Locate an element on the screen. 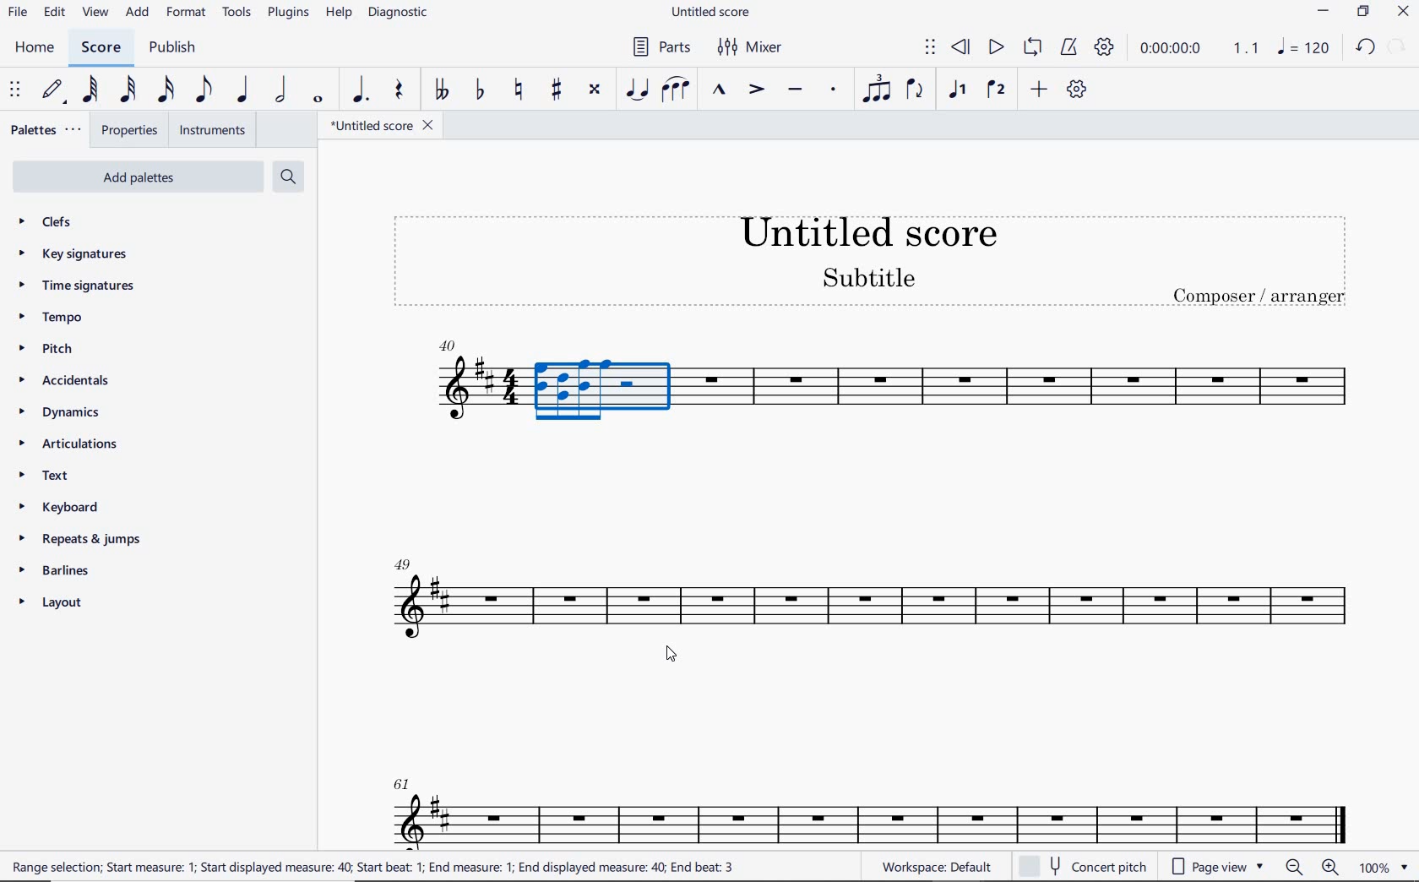 This screenshot has width=1419, height=882. ARTICULATIONS is located at coordinates (69, 445).